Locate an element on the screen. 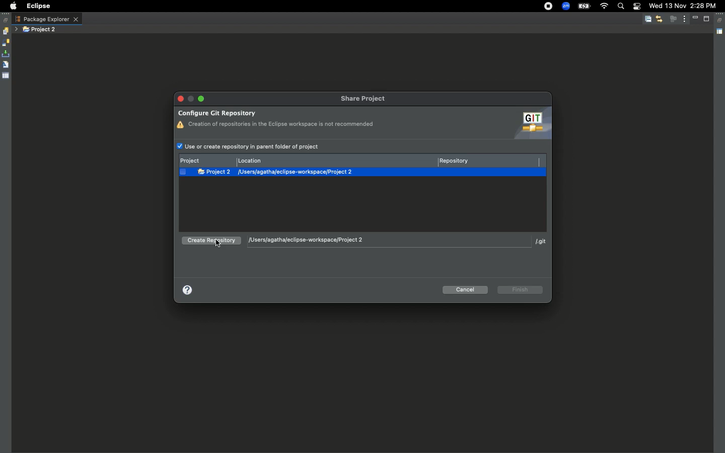 The height and width of the screenshot is (453, 725). Configure Git Repository Creation of repositories in the Eclipse workspace is not recommended. is located at coordinates (276, 118).